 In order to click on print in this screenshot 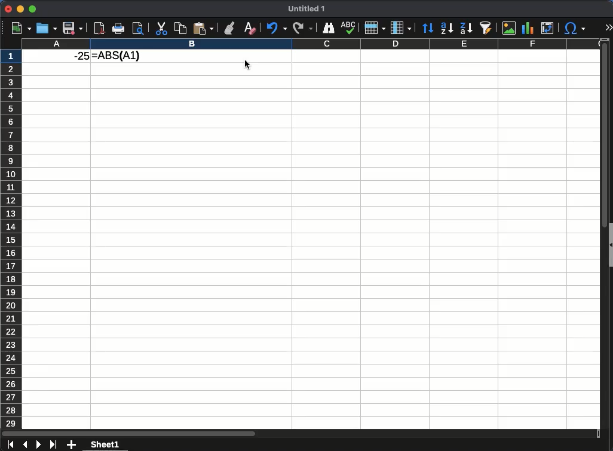, I will do `click(119, 29)`.